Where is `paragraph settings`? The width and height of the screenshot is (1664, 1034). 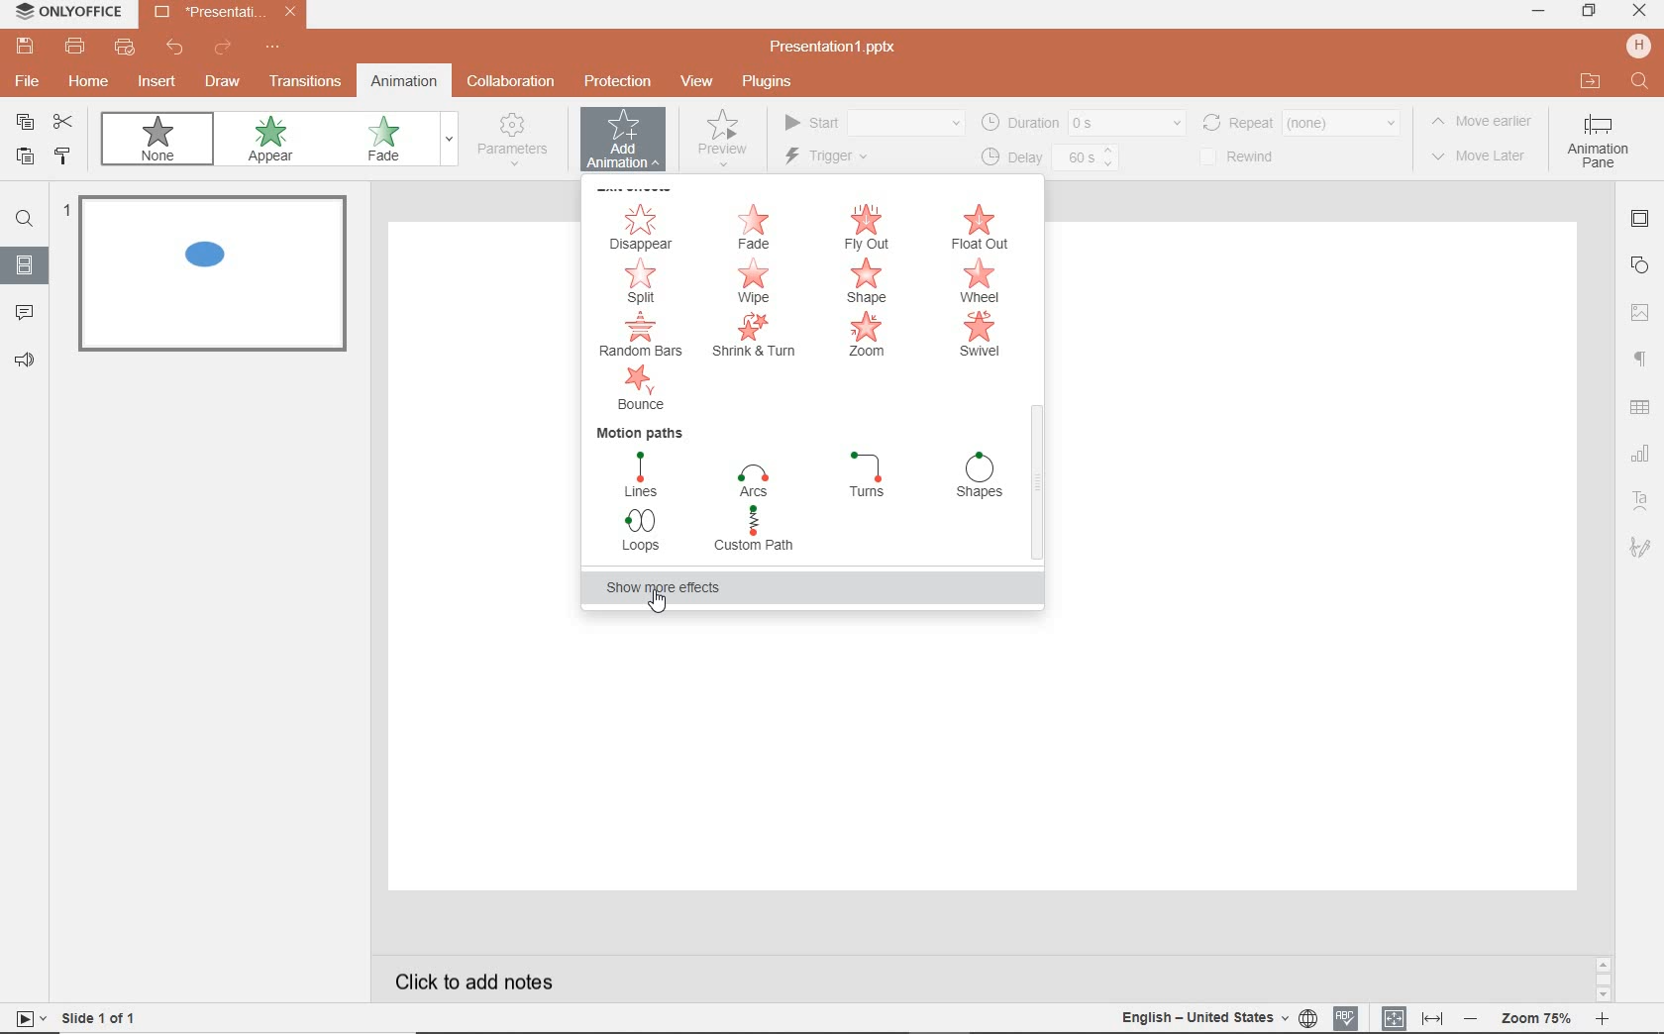 paragraph settings is located at coordinates (1642, 356).